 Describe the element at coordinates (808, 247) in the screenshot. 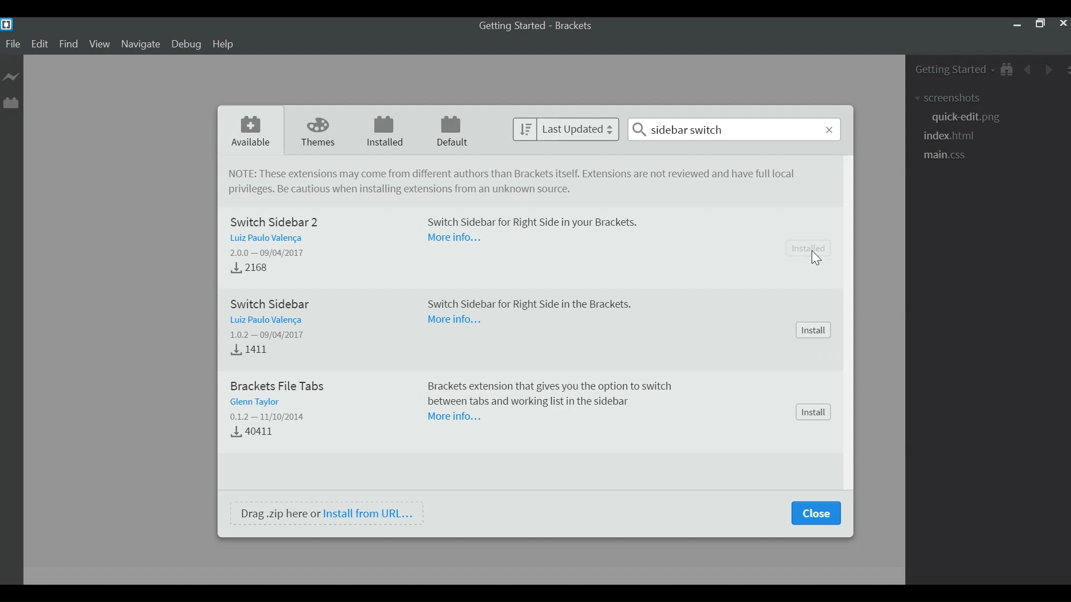

I see `Installed` at that location.